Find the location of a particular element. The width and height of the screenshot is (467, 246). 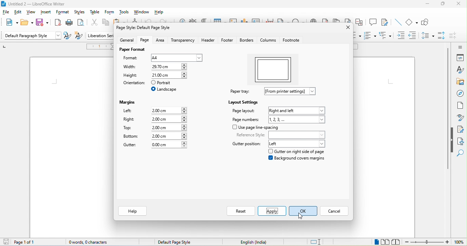

0.00 cm is located at coordinates (168, 145).